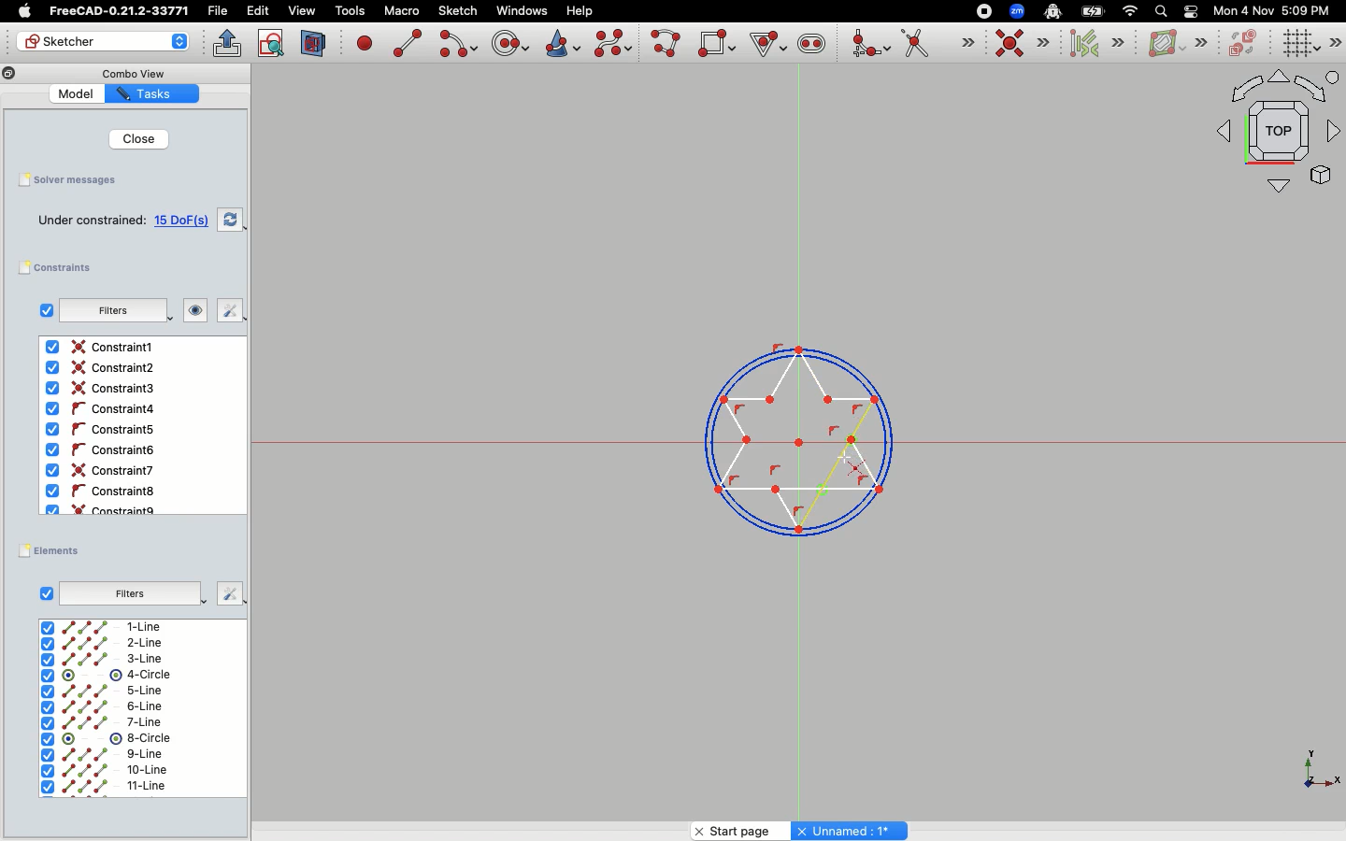 This screenshot has width=1346, height=841. What do you see at coordinates (850, 459) in the screenshot?
I see `Cursor` at bounding box center [850, 459].